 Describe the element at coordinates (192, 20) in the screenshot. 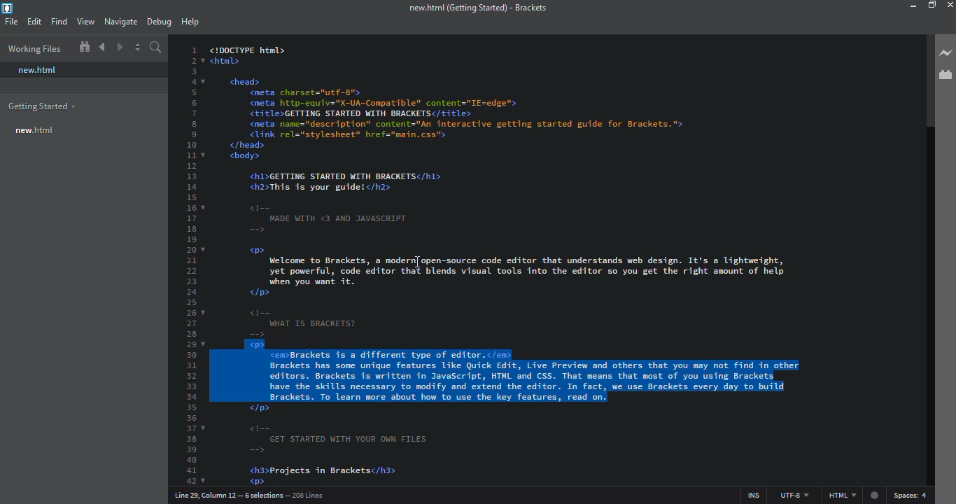

I see `help` at that location.